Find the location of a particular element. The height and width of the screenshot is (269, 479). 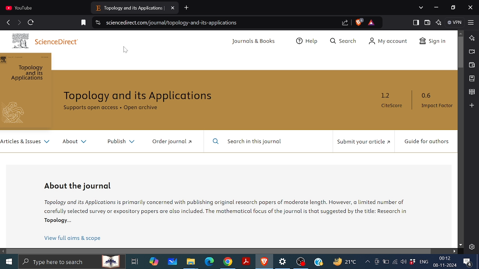

Help is located at coordinates (318, 262).